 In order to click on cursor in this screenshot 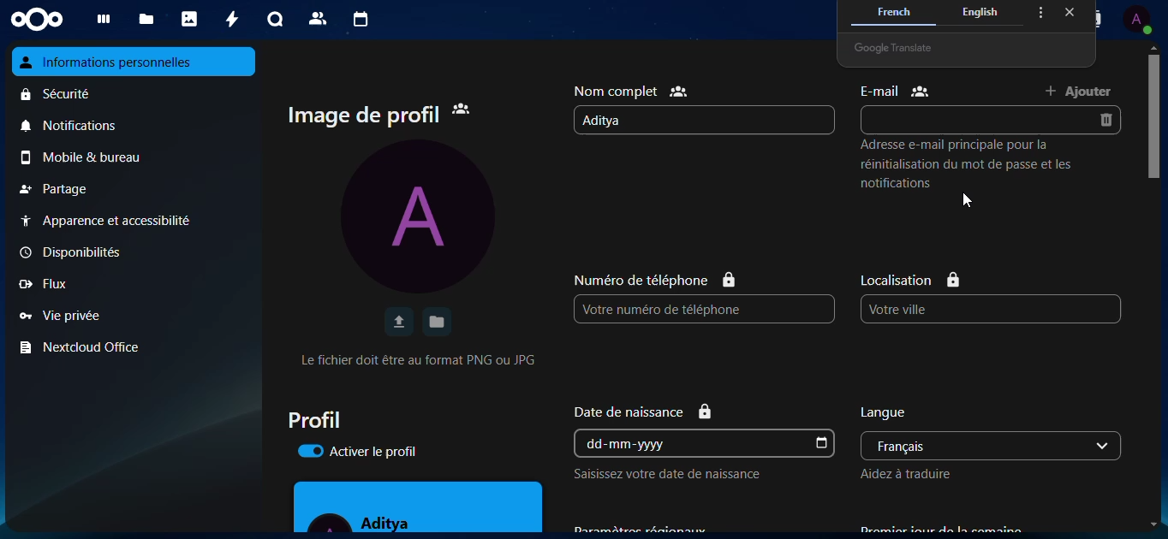, I will do `click(969, 201)`.